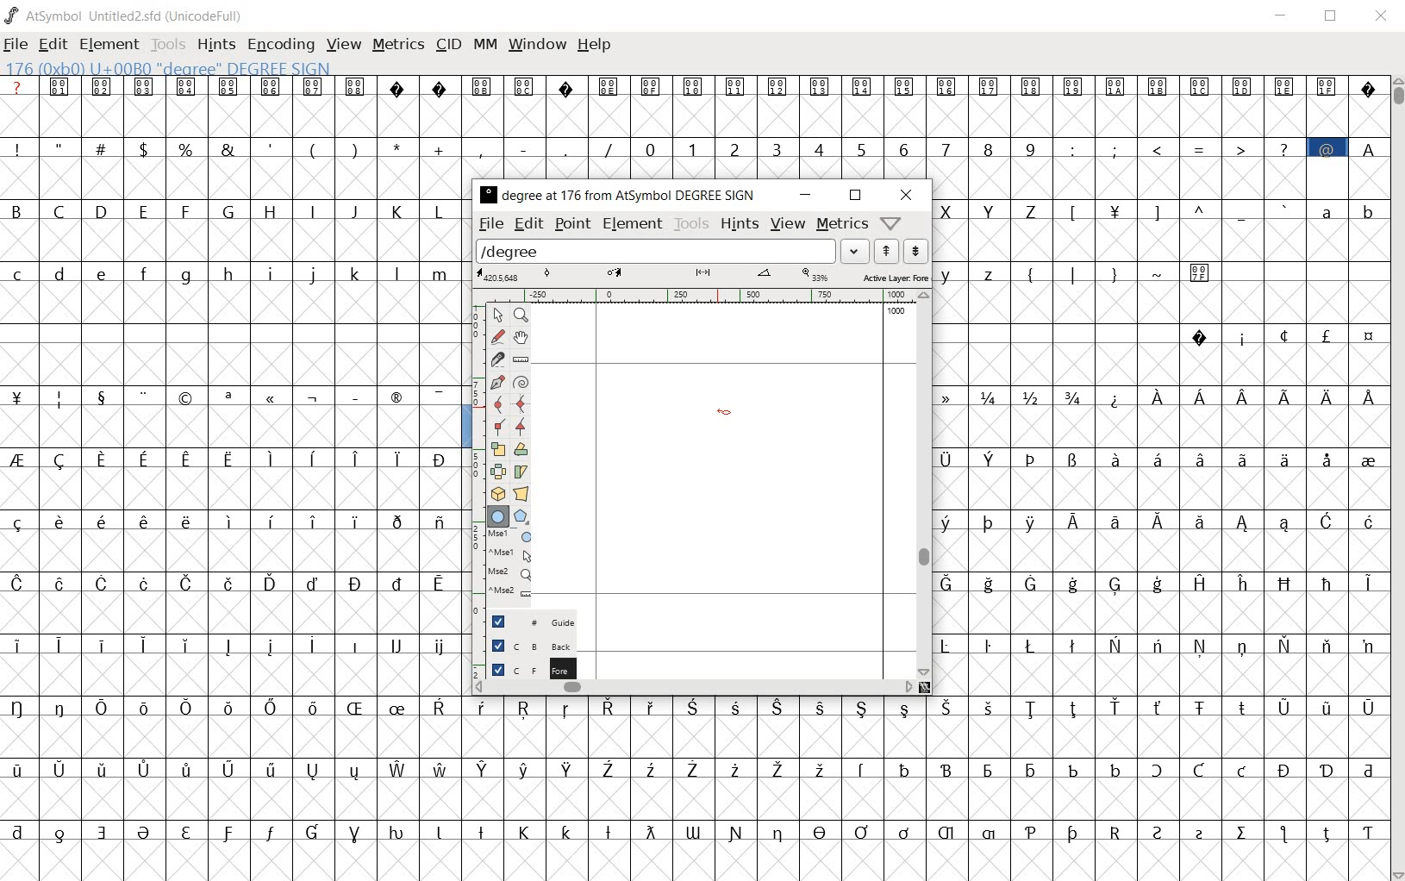 This screenshot has width=1405, height=881. I want to click on empty glyph slots, so click(1163, 614).